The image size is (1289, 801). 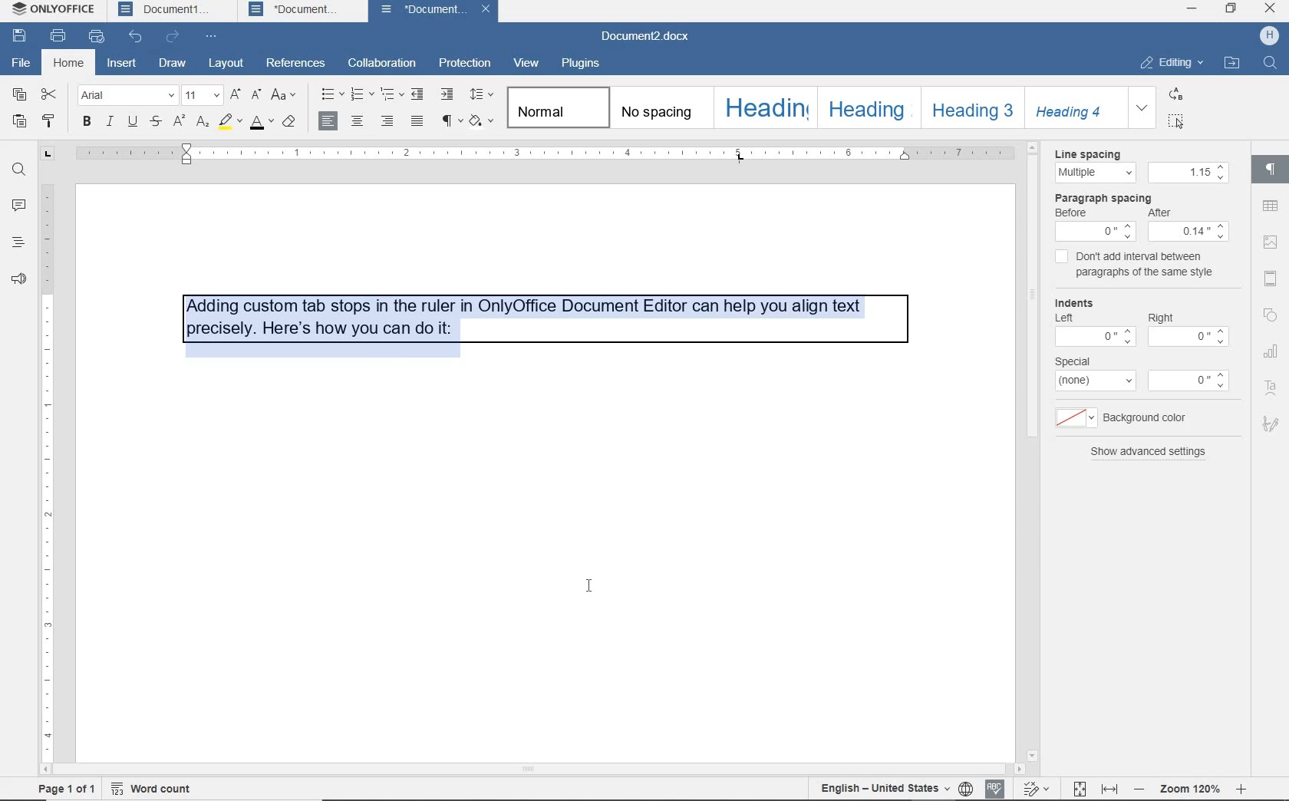 I want to click on underline, so click(x=133, y=123).